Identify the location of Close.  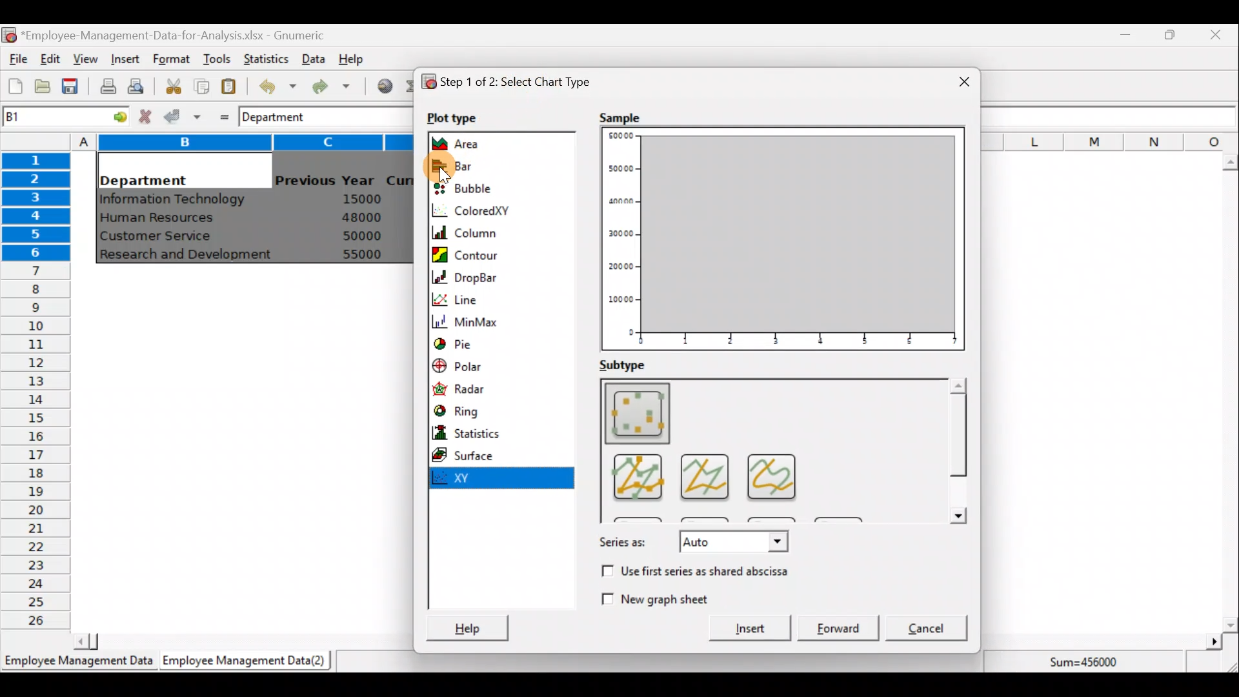
(1214, 37).